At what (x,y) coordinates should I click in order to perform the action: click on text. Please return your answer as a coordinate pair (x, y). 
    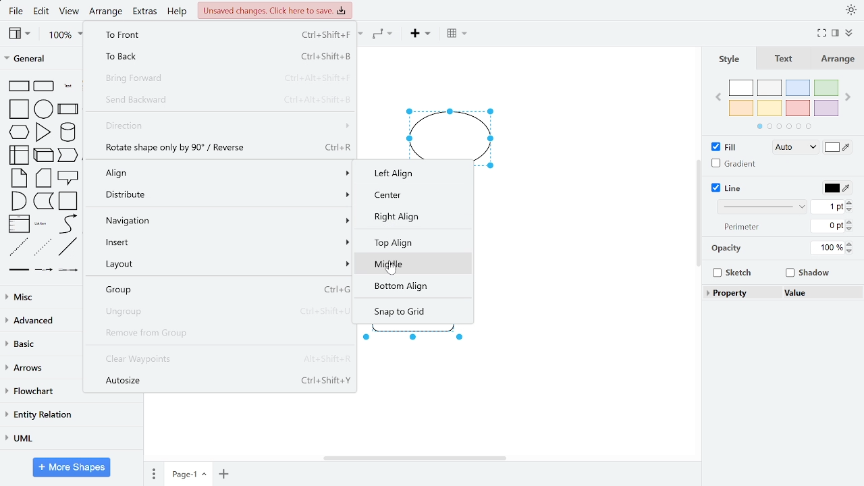
    Looking at the image, I should click on (68, 86).